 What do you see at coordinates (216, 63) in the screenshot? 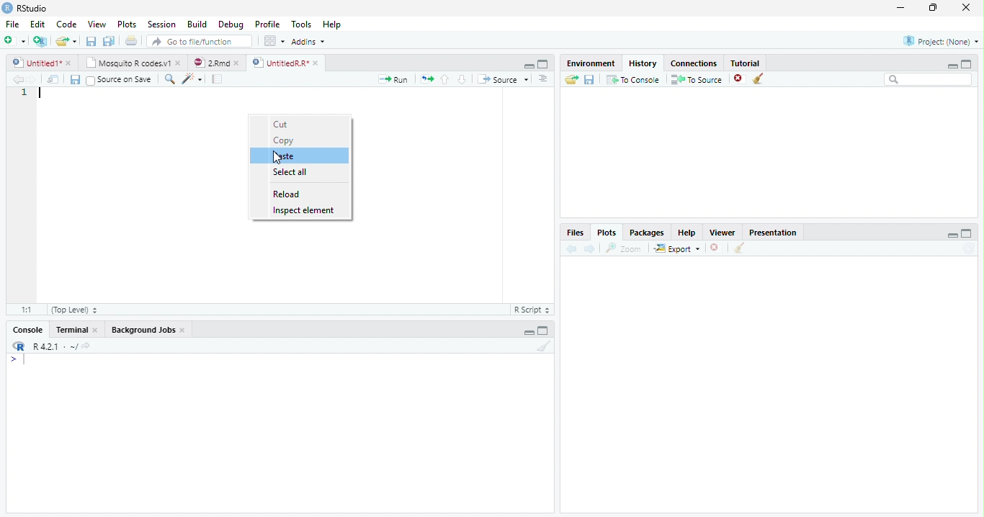
I see `2.RMD` at bounding box center [216, 63].